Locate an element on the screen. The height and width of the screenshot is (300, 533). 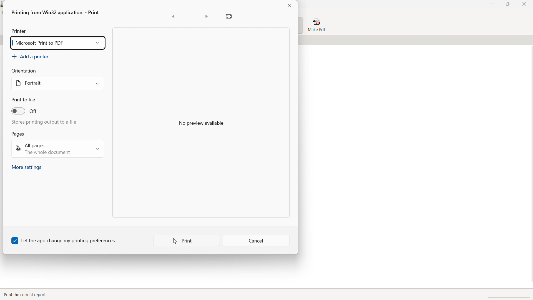
cancel is located at coordinates (256, 241).